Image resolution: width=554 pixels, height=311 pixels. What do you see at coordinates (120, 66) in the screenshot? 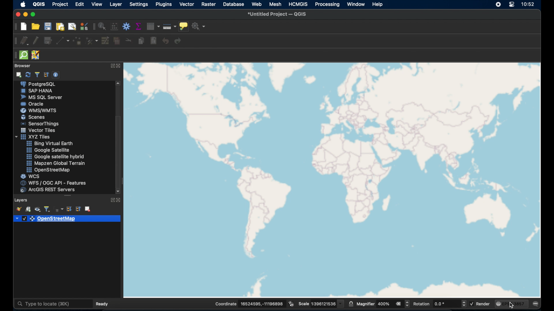
I see `close` at bounding box center [120, 66].